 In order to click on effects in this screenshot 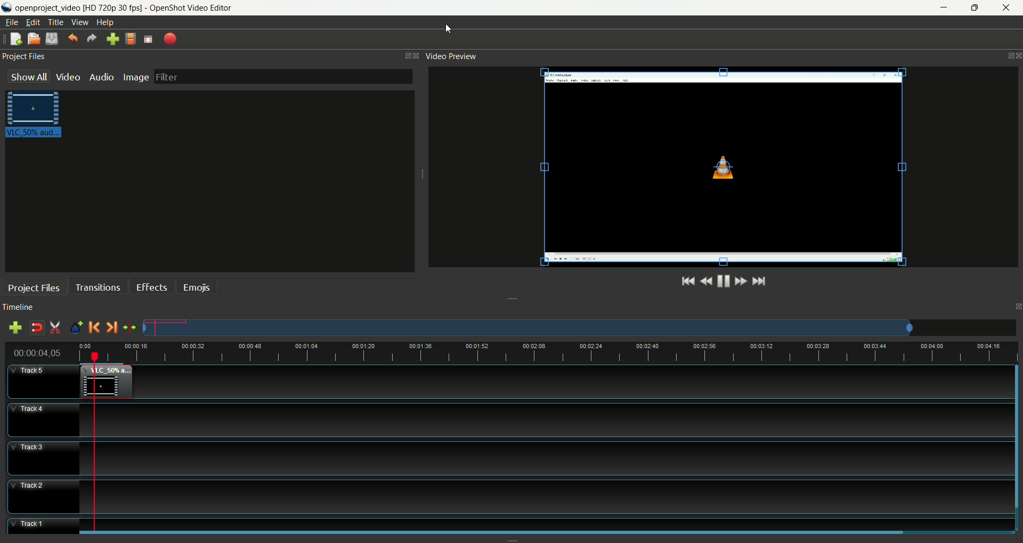, I will do `click(152, 285)`.